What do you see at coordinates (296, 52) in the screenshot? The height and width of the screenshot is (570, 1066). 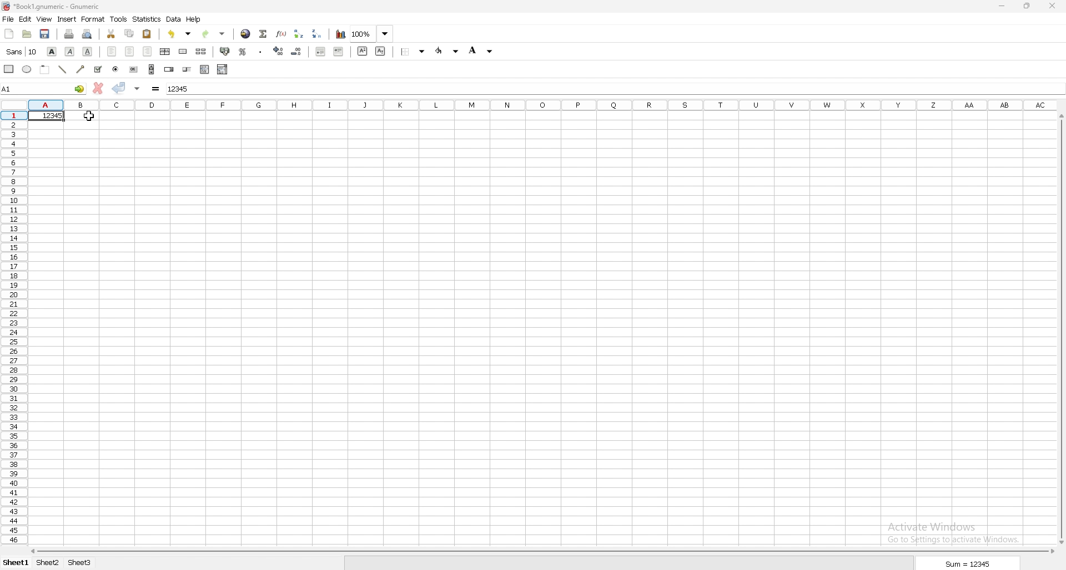 I see `decrease decimals` at bounding box center [296, 52].